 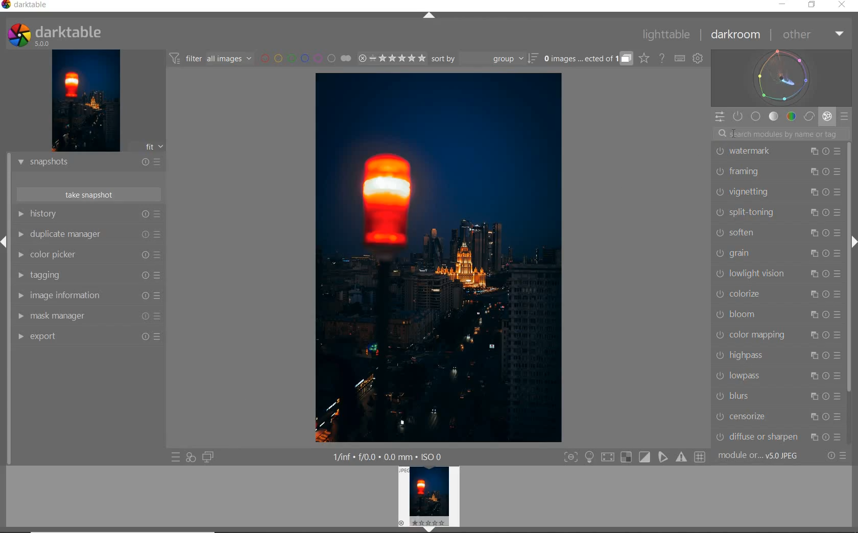 What do you see at coordinates (635, 457) in the screenshot?
I see `TOGGLE MODES` at bounding box center [635, 457].